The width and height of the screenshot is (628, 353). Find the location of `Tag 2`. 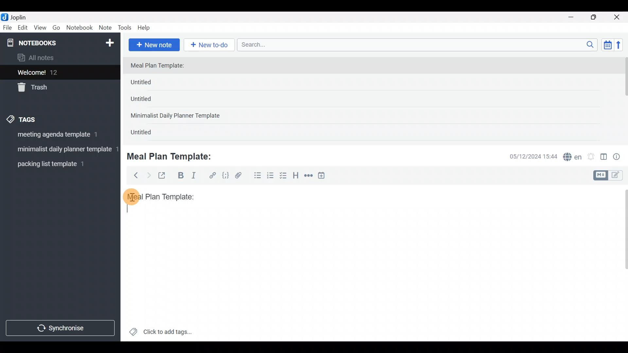

Tag 2 is located at coordinates (60, 150).